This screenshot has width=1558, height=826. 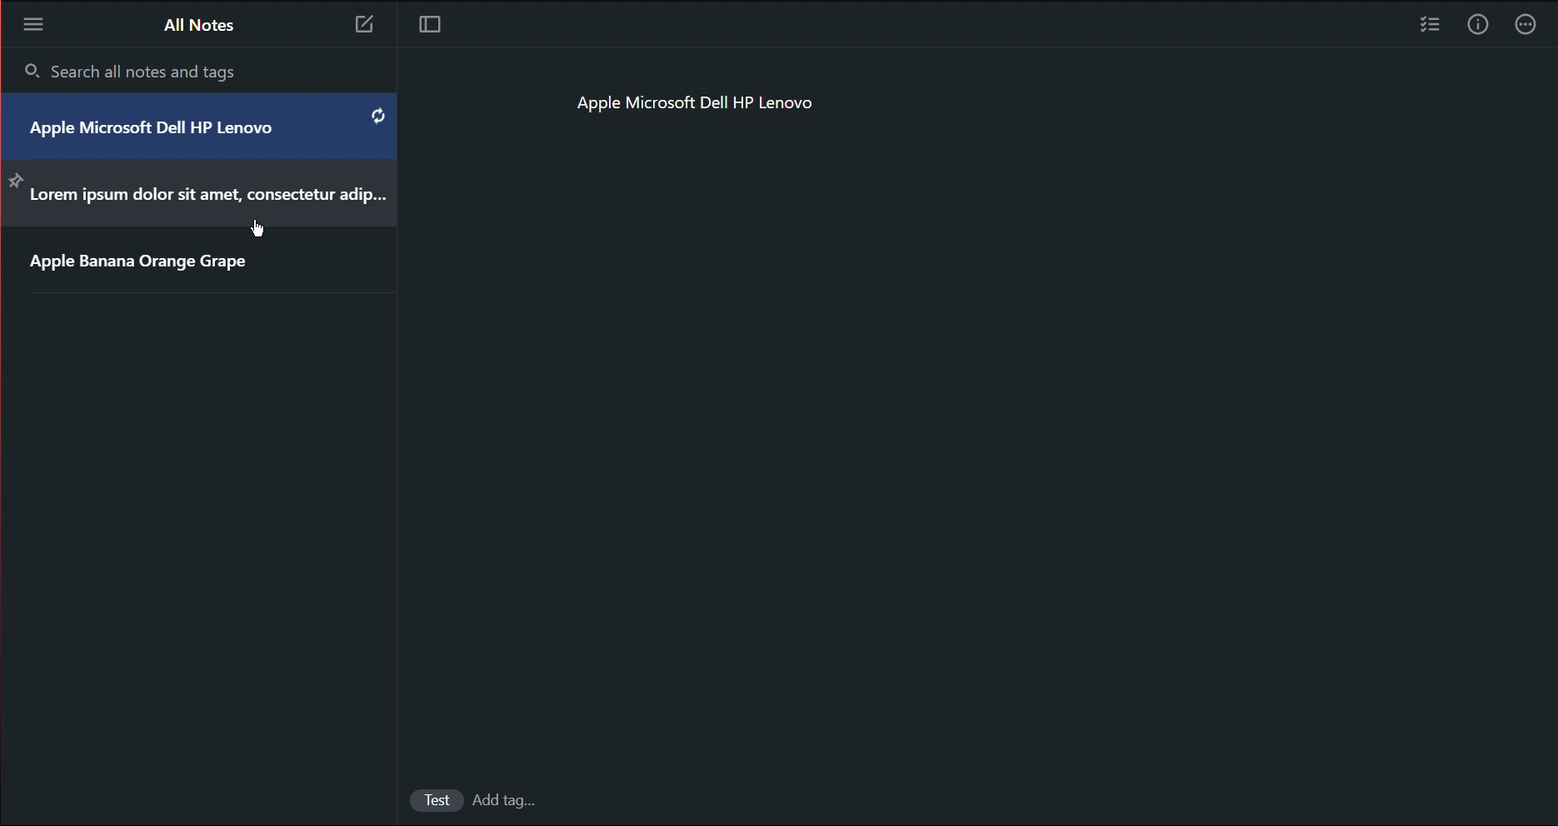 What do you see at coordinates (432, 25) in the screenshot?
I see `Focus Mode` at bounding box center [432, 25].